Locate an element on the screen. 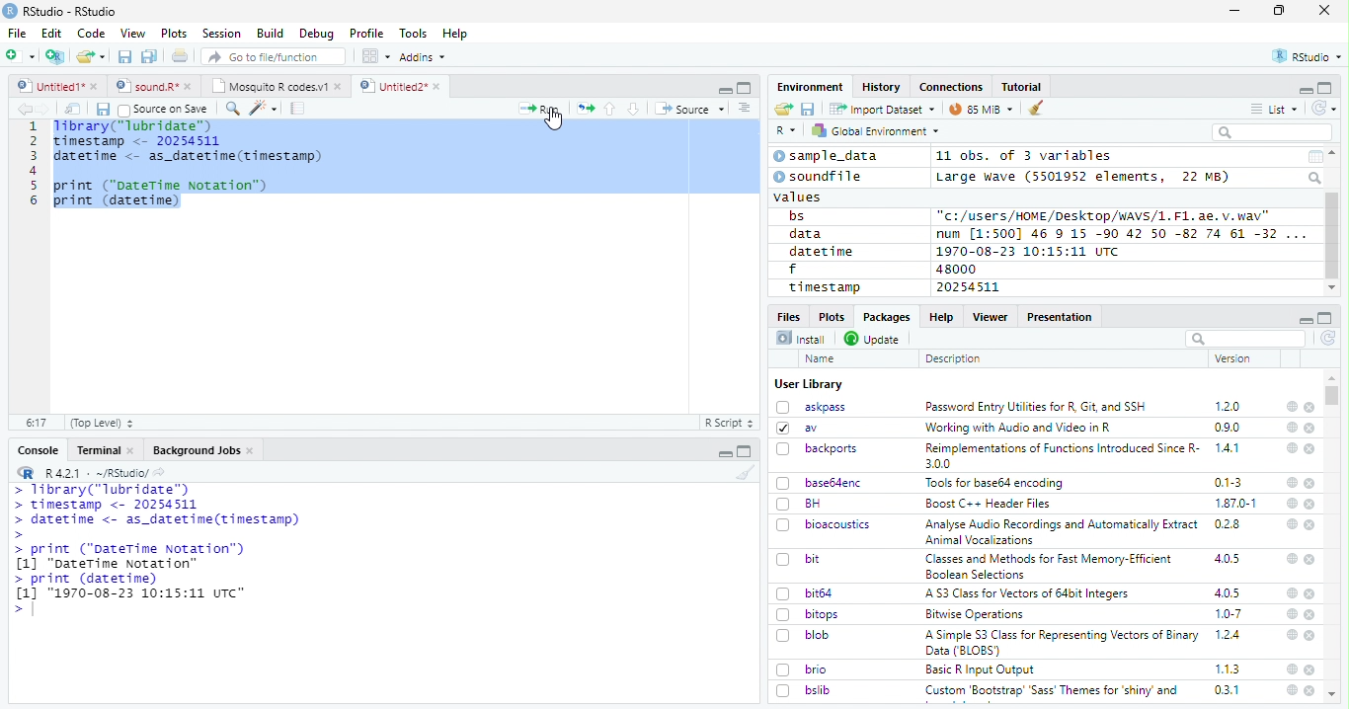 This screenshot has height=709, width=1349. av is located at coordinates (797, 427).